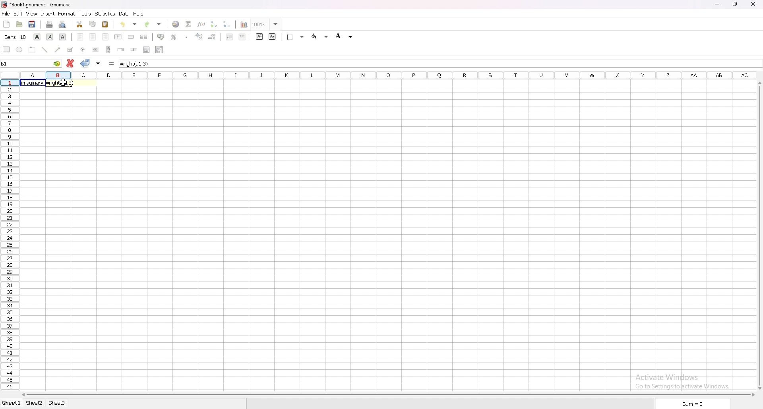 This screenshot has width=763, height=409. I want to click on format, so click(67, 14).